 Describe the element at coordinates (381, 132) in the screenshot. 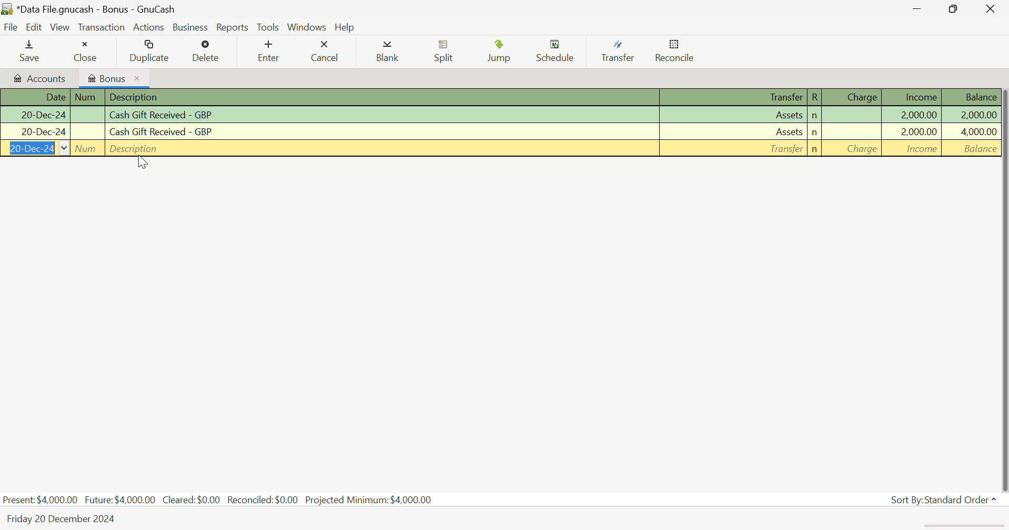

I see `Description` at that location.